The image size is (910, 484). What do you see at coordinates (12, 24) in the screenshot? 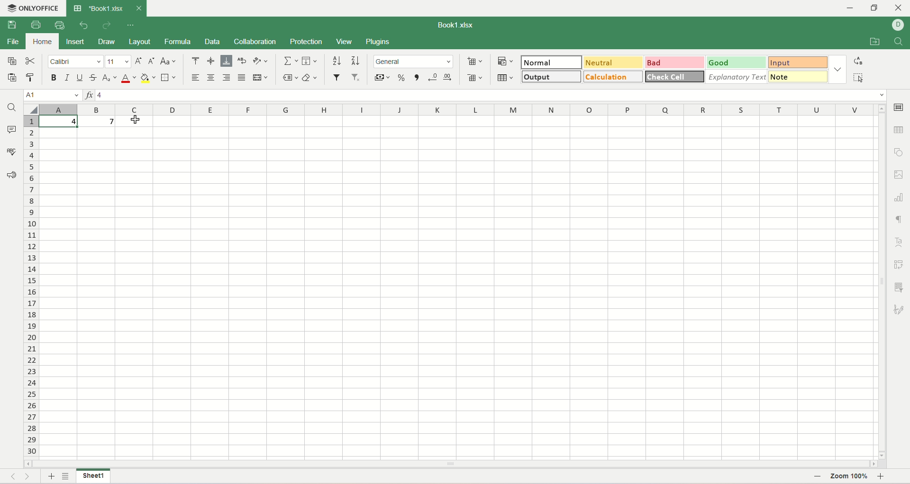
I see `save` at bounding box center [12, 24].